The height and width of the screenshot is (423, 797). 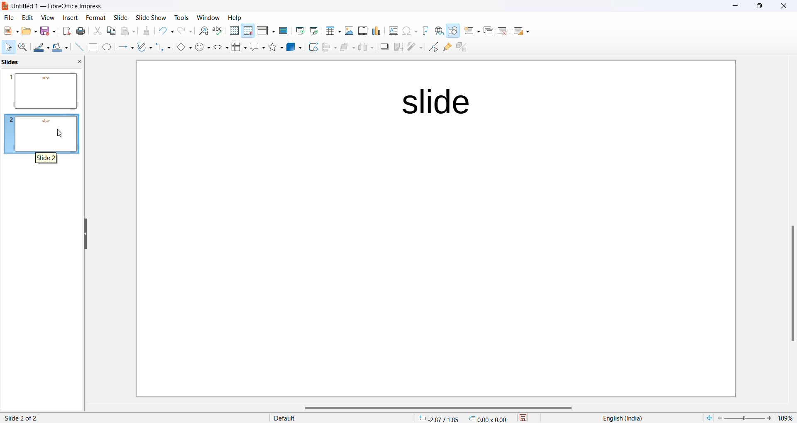 What do you see at coordinates (96, 30) in the screenshot?
I see `Cut` at bounding box center [96, 30].